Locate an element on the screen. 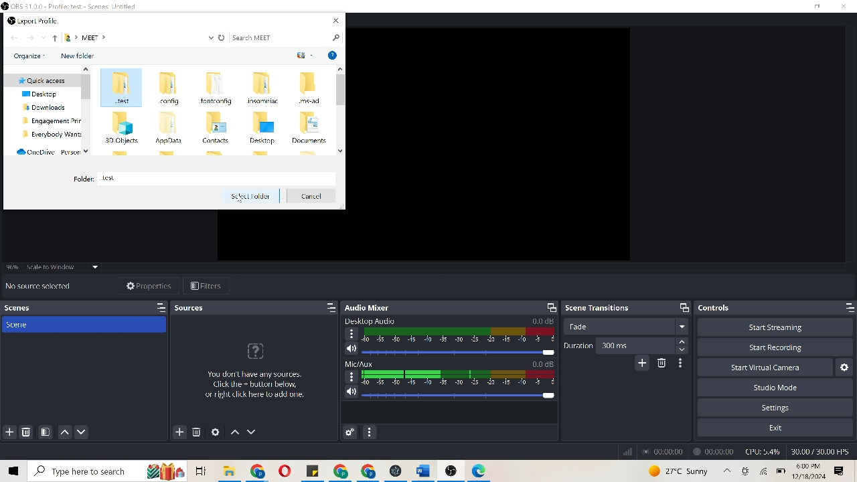 The image size is (857, 482). search MEEt is located at coordinates (287, 36).